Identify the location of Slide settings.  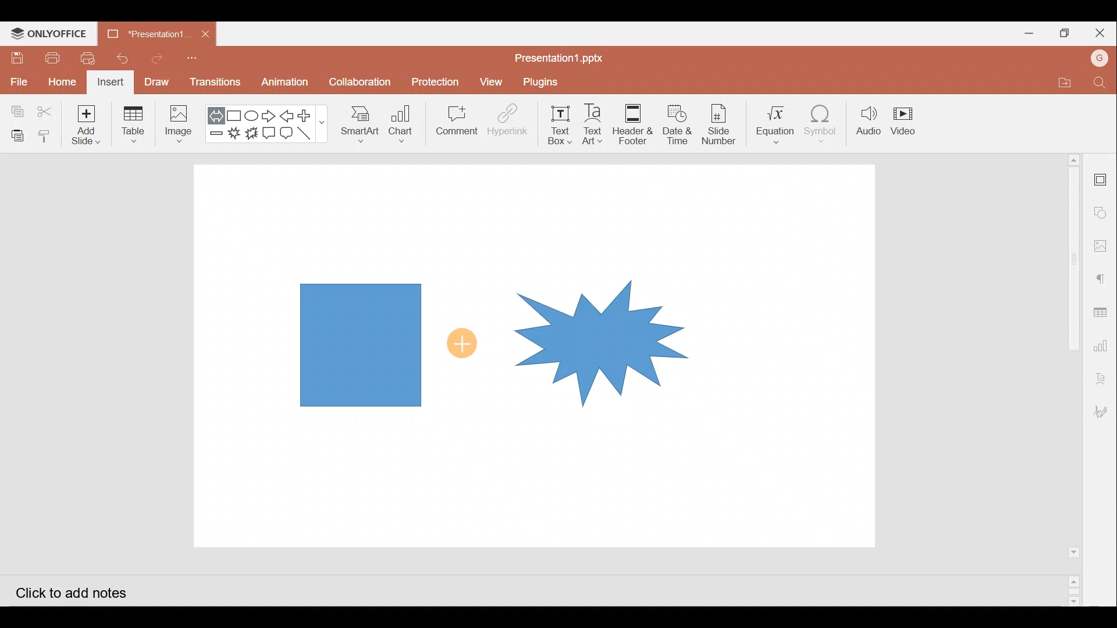
(1101, 176).